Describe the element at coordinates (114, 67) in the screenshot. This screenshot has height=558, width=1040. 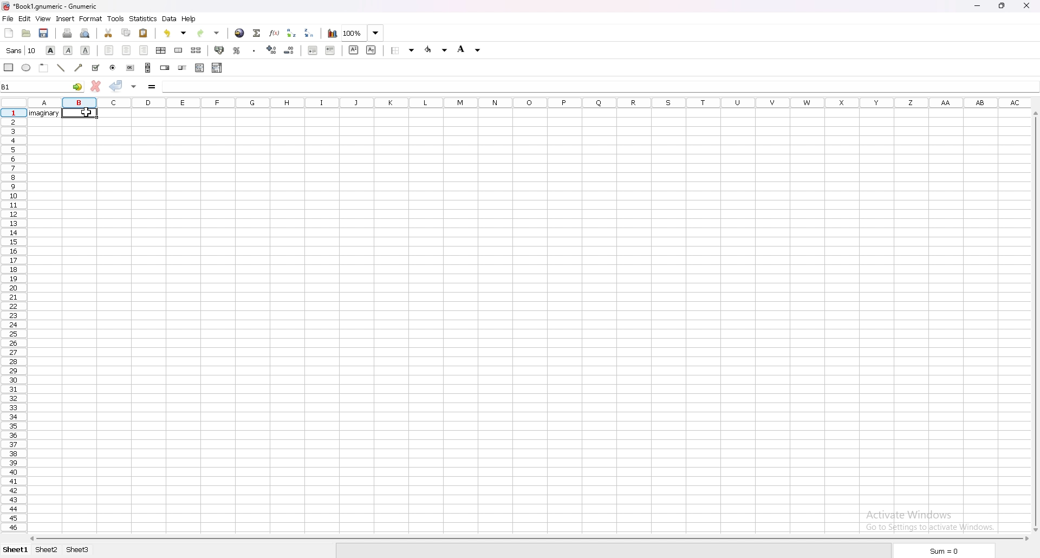
I see `radio button` at that location.